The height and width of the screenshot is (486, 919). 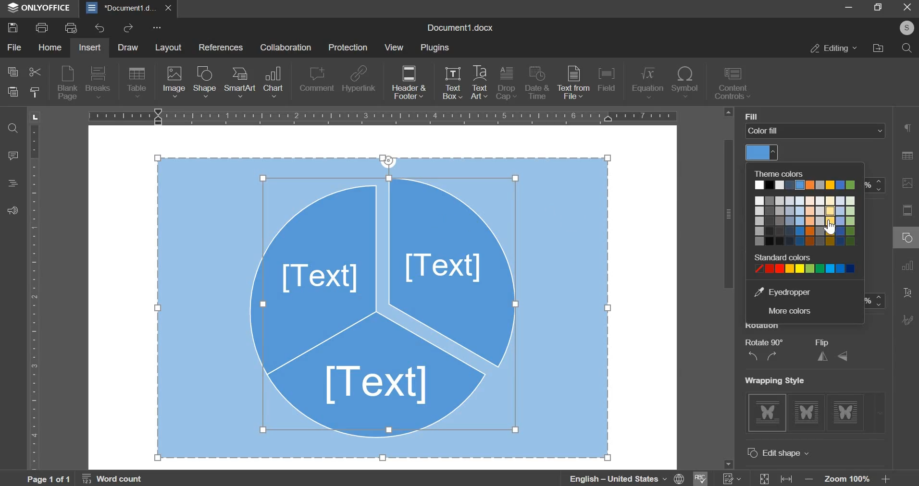 What do you see at coordinates (13, 73) in the screenshot?
I see `copy` at bounding box center [13, 73].